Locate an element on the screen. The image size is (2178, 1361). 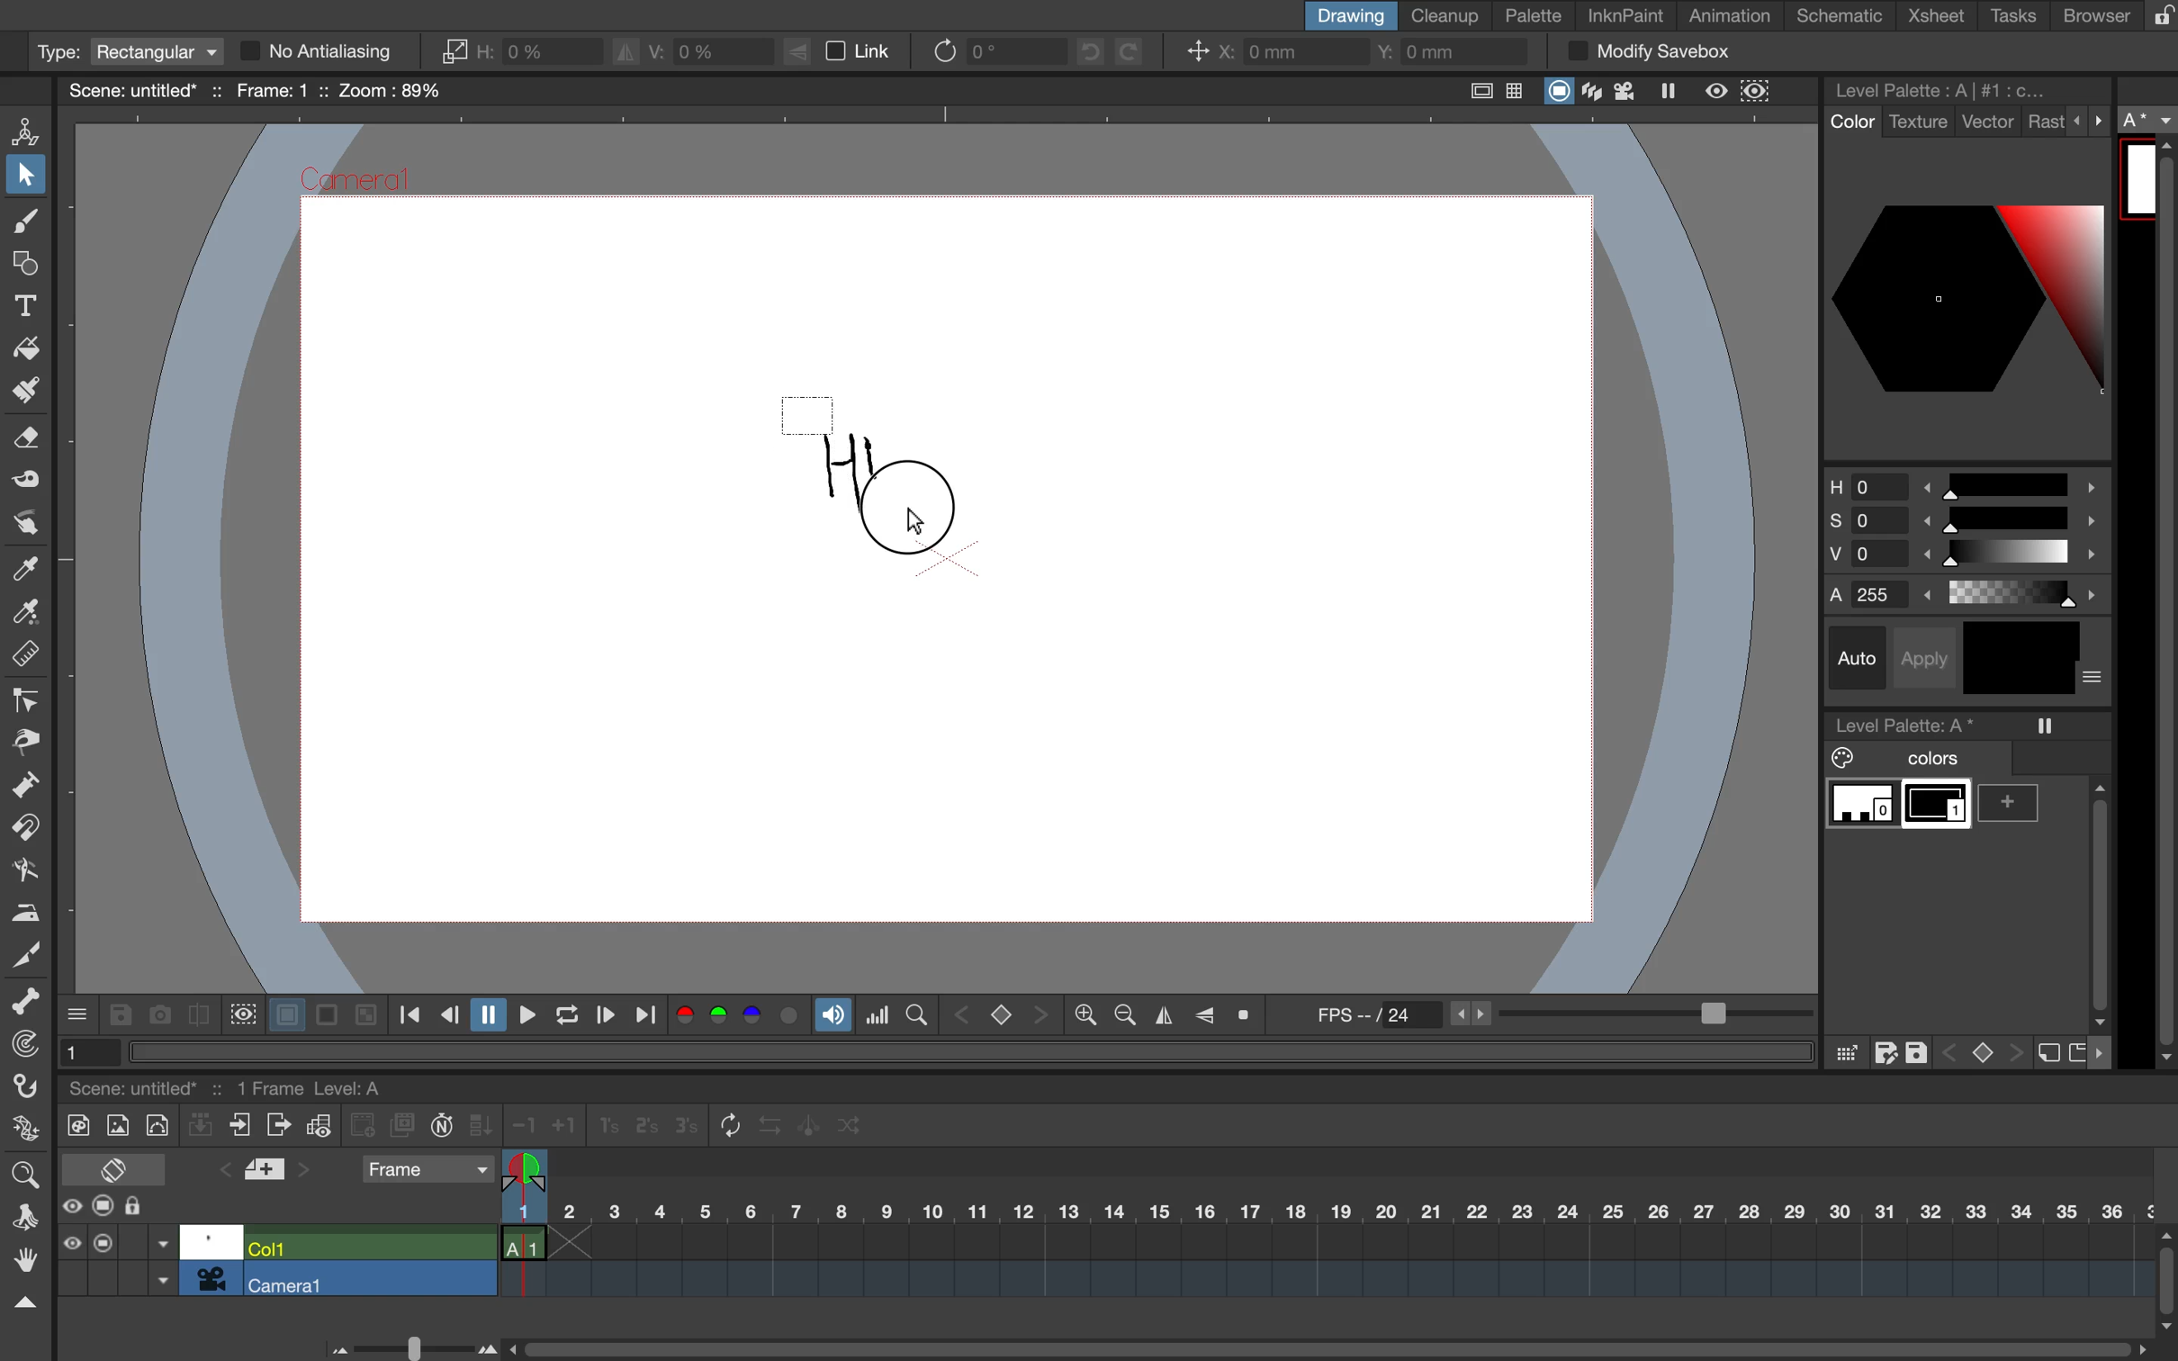
magnet tool is located at coordinates (23, 829).